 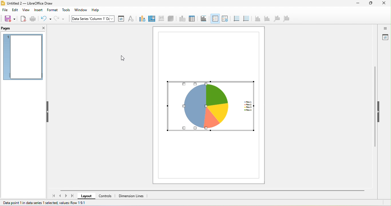 I want to click on export as pdf, so click(x=23, y=19).